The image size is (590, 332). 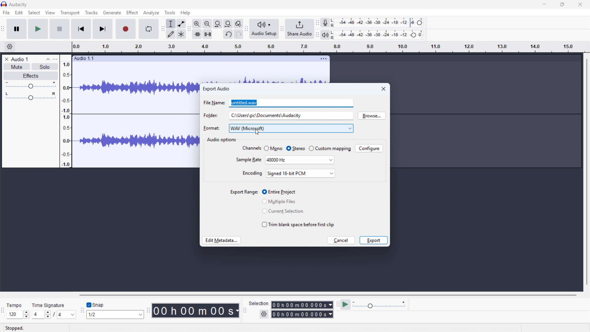 I want to click on Cursor , so click(x=258, y=132).